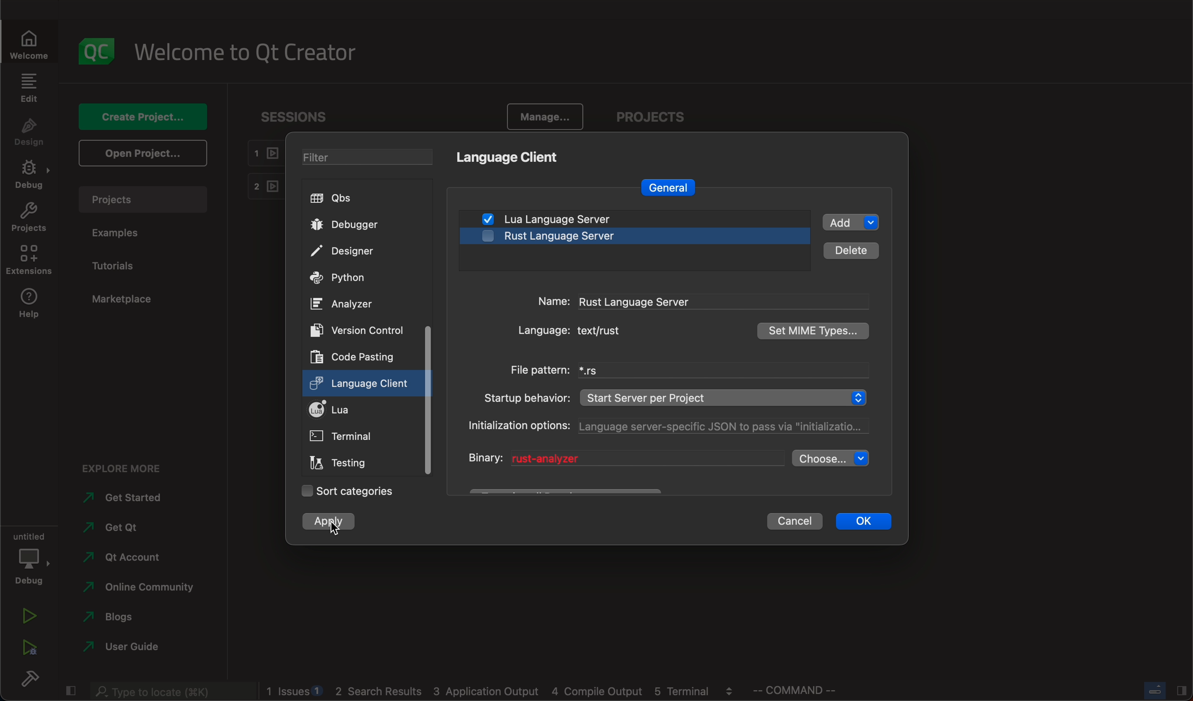  What do you see at coordinates (123, 559) in the screenshot?
I see `account` at bounding box center [123, 559].